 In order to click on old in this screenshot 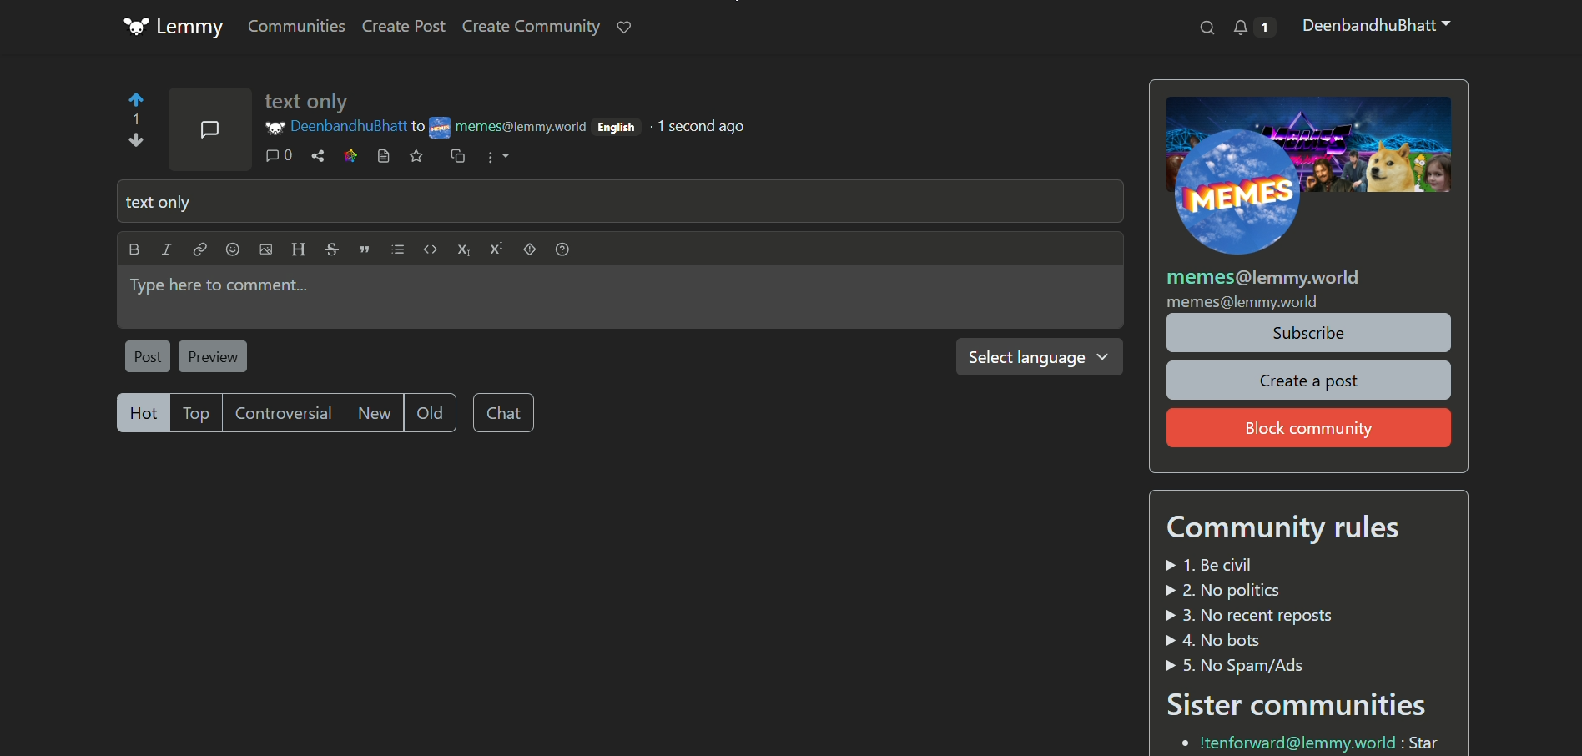, I will do `click(430, 413)`.